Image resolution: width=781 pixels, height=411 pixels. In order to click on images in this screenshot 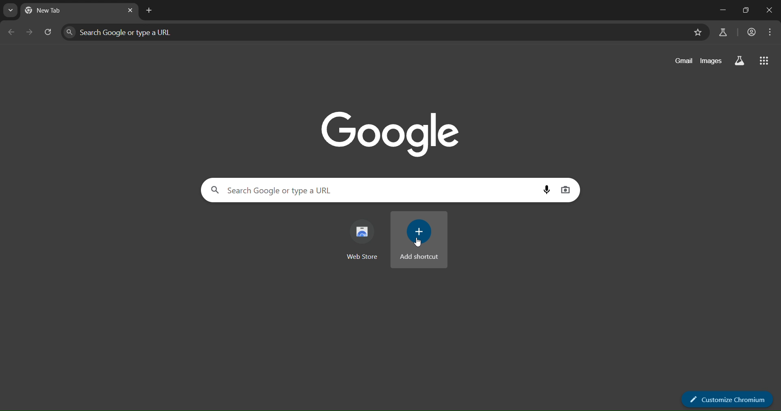, I will do `click(711, 59)`.